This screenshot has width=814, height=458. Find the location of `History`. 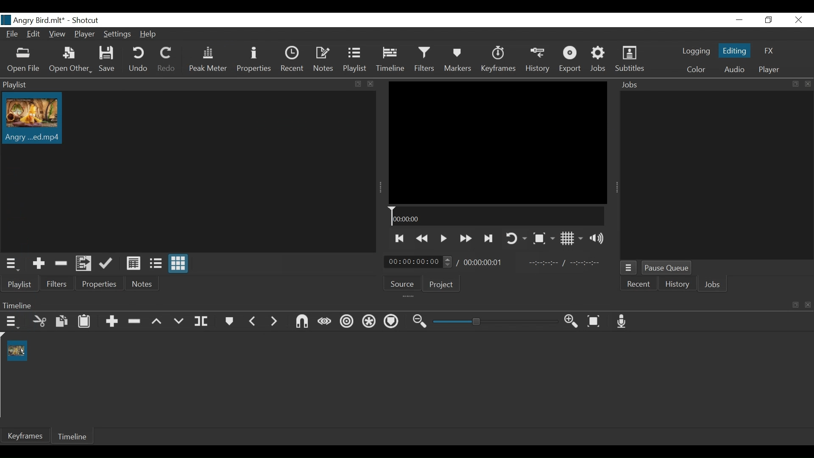

History is located at coordinates (676, 285).